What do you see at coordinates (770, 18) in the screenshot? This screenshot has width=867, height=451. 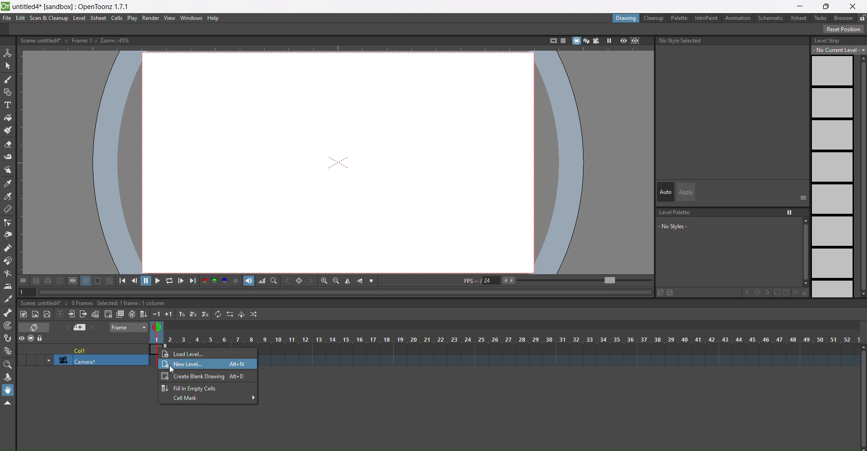 I see `schematic` at bounding box center [770, 18].